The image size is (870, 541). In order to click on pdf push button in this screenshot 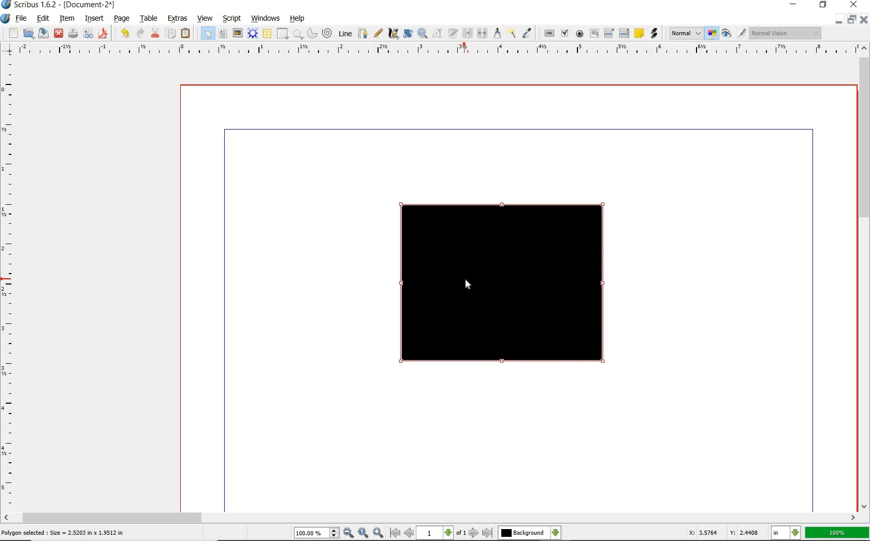, I will do `click(548, 34)`.